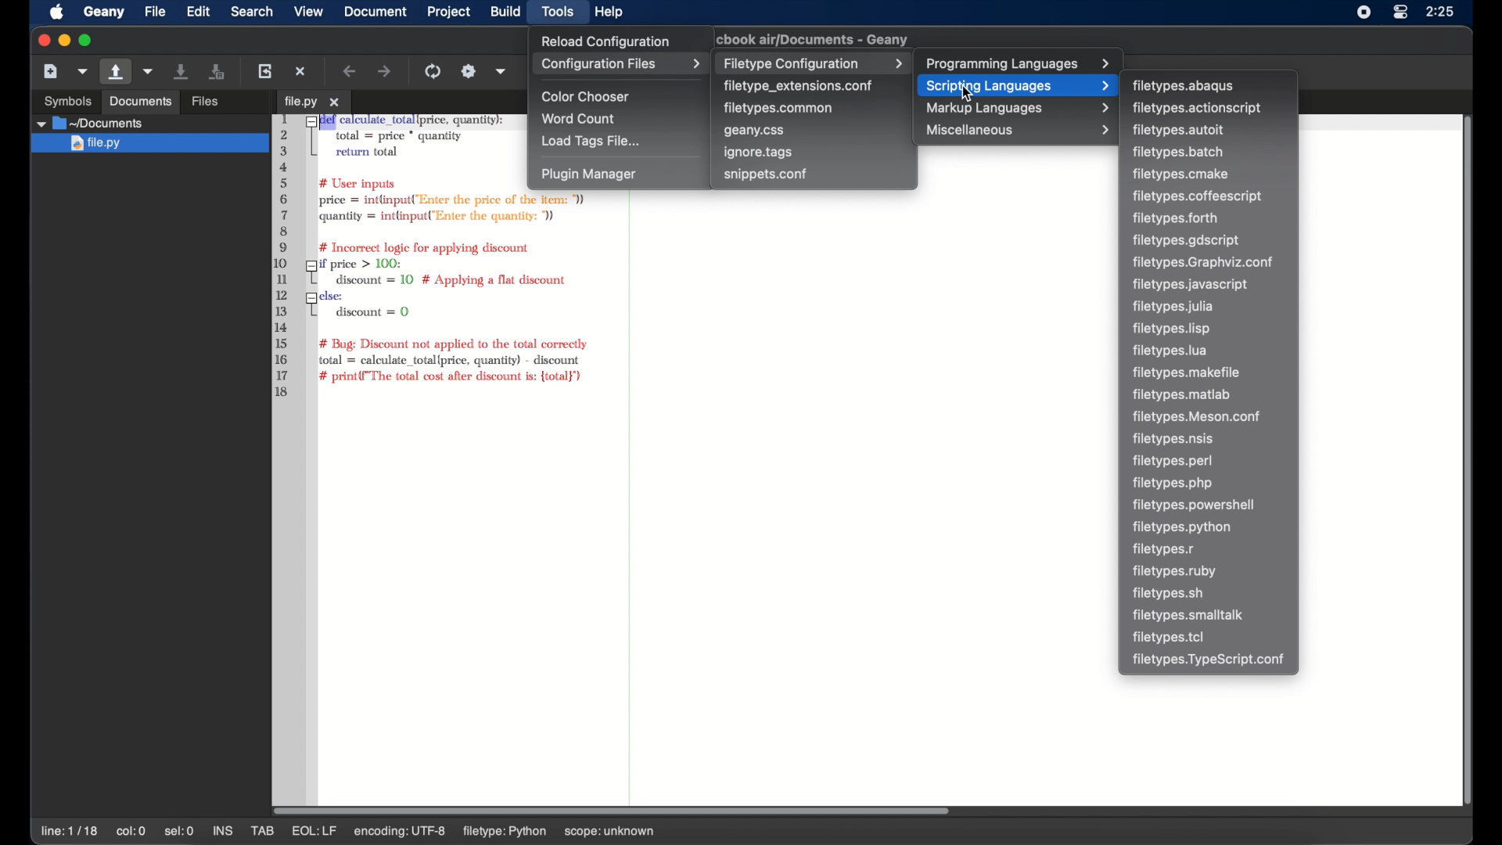 The width and height of the screenshot is (1502, 845). What do you see at coordinates (759, 153) in the screenshot?
I see `ignore.tags` at bounding box center [759, 153].